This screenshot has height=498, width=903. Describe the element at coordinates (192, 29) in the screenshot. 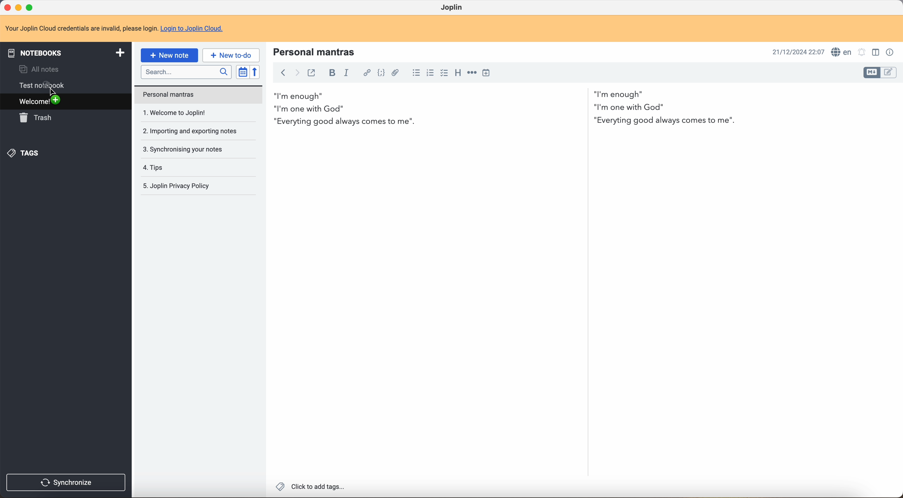

I see `Login to Joplin Cloud` at that location.